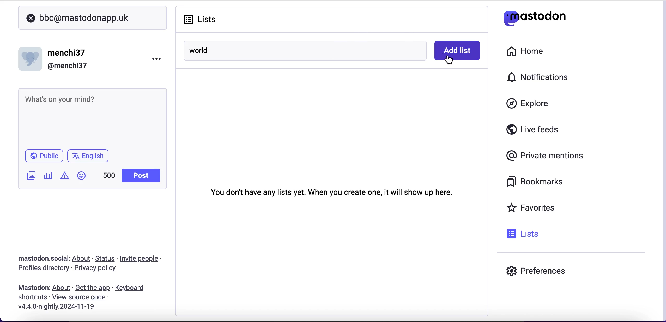 This screenshot has width=666, height=322. Describe the element at coordinates (537, 182) in the screenshot. I see `bookmarks` at that location.